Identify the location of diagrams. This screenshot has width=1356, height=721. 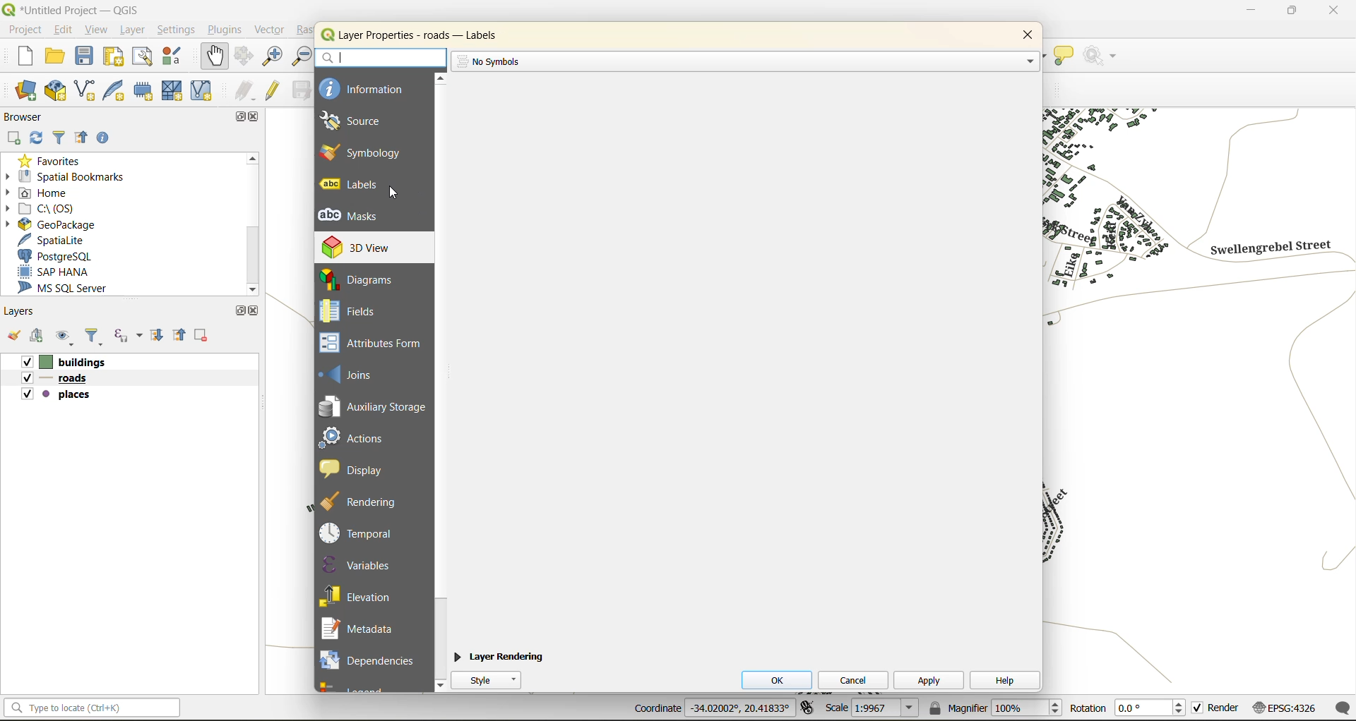
(365, 279).